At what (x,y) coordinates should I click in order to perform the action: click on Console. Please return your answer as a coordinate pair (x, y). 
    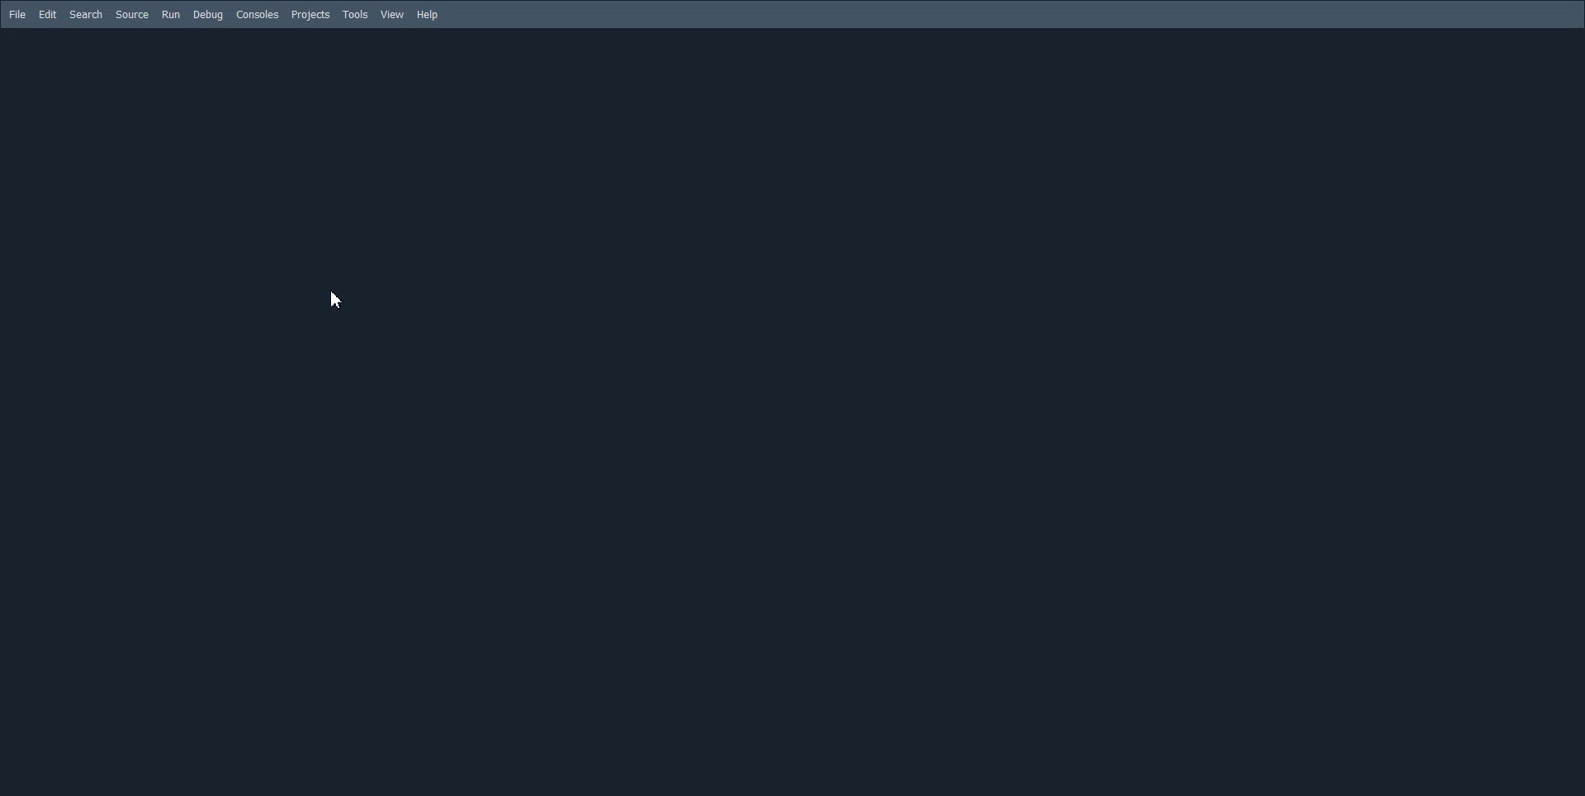
    Looking at the image, I should click on (257, 15).